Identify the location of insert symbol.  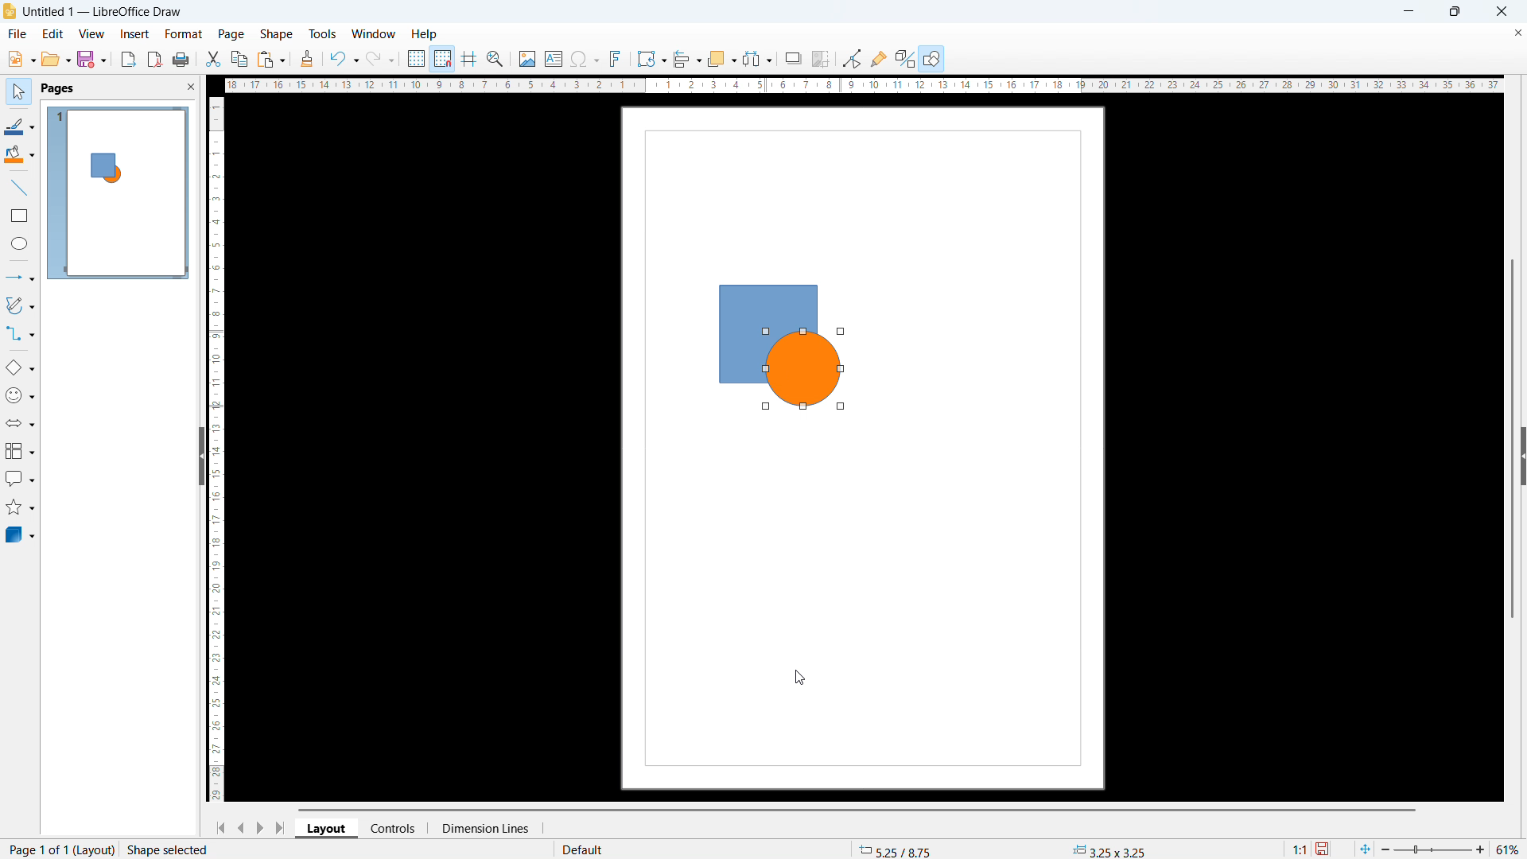
(585, 59).